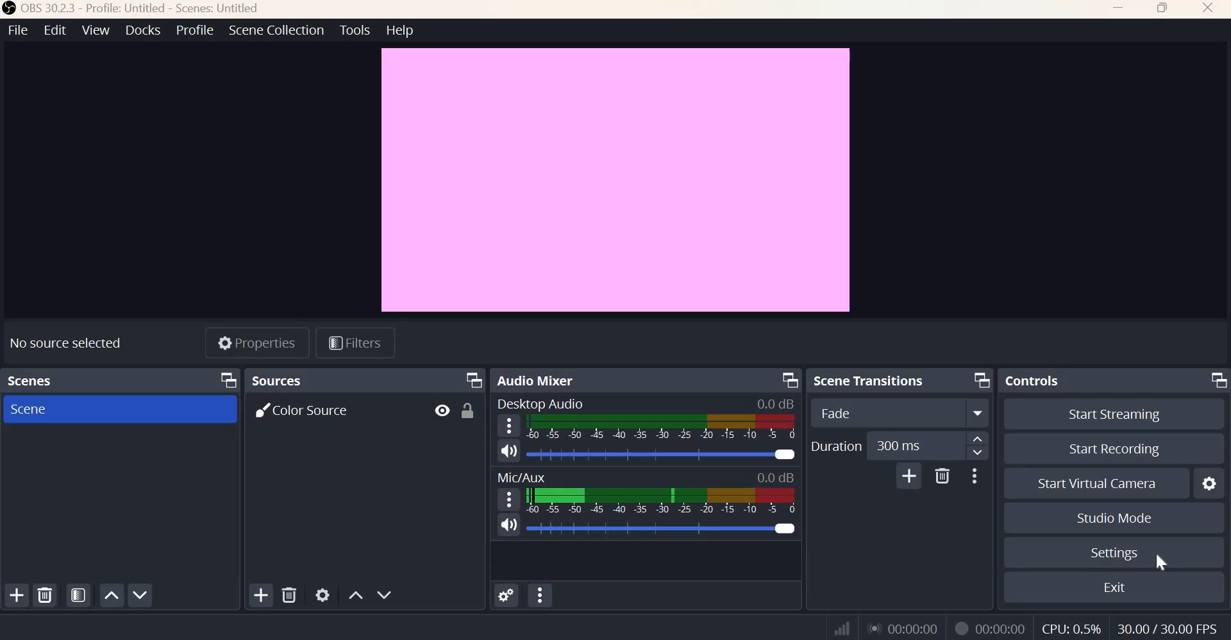  I want to click on Dock Options icon, so click(978, 381).